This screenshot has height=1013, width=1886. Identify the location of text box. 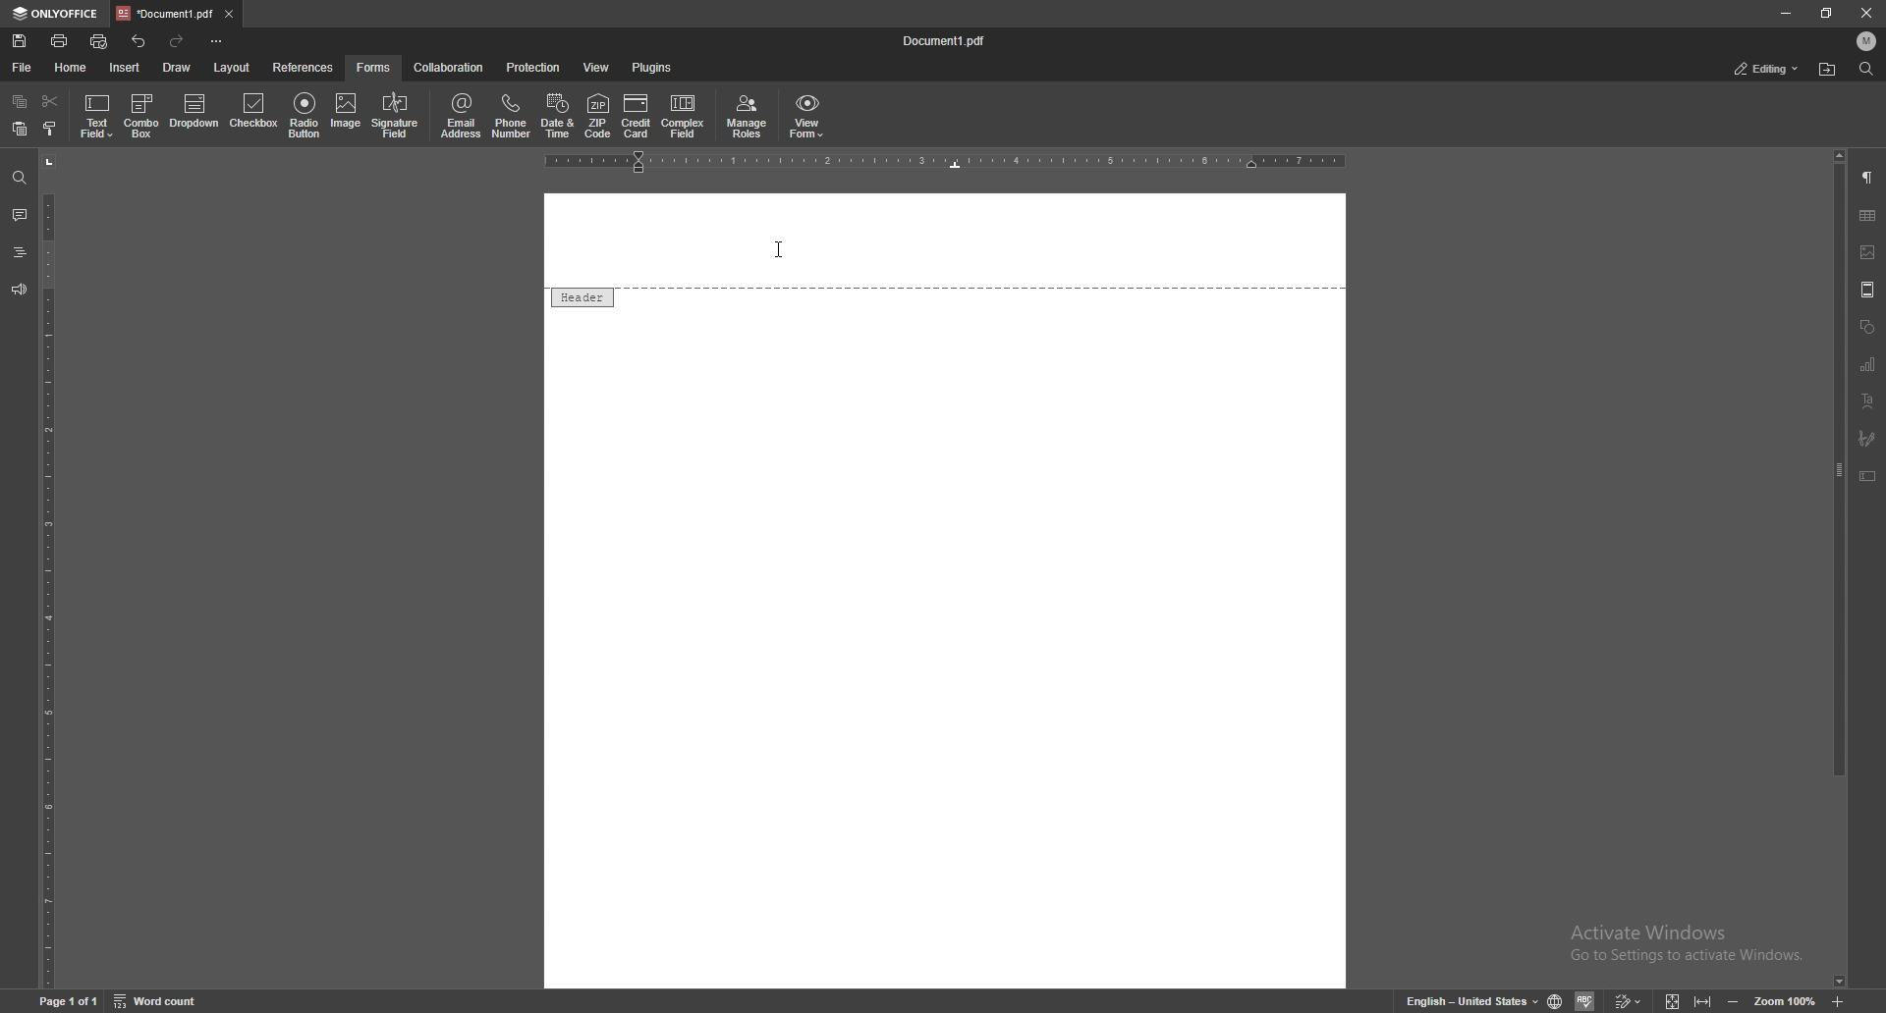
(1868, 476).